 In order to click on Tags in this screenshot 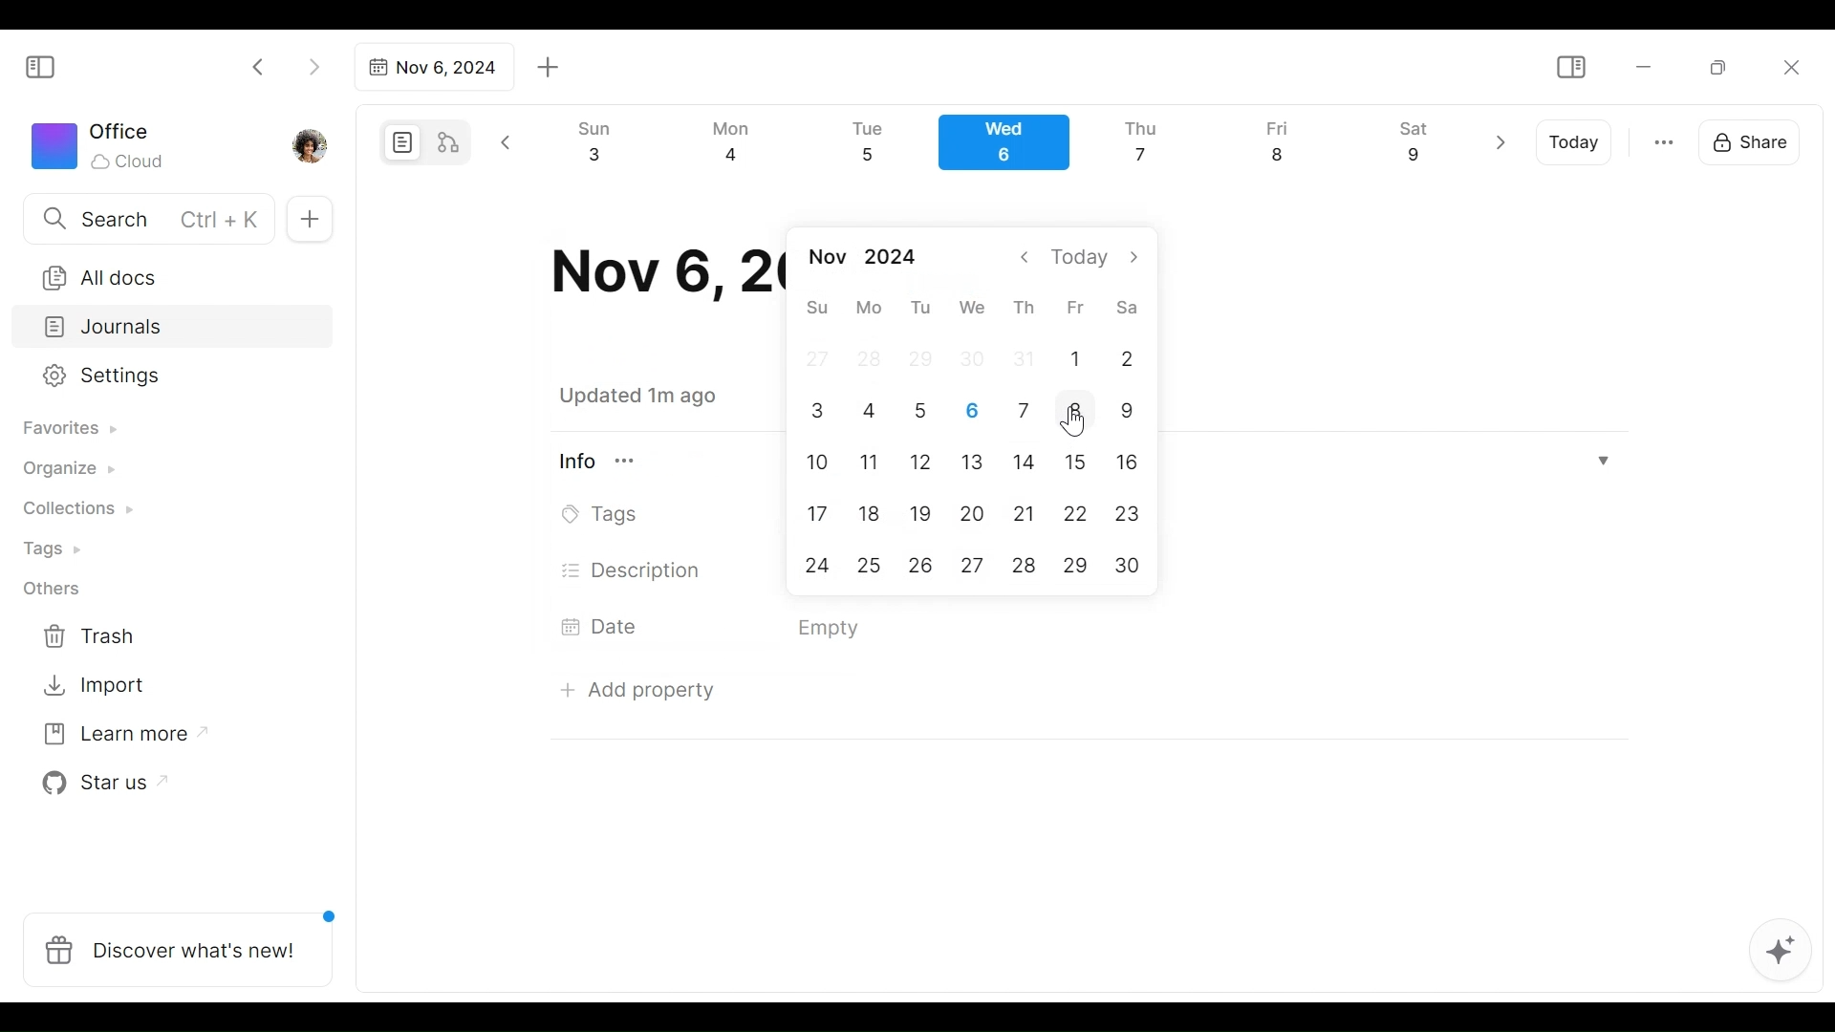, I will do `click(605, 515)`.